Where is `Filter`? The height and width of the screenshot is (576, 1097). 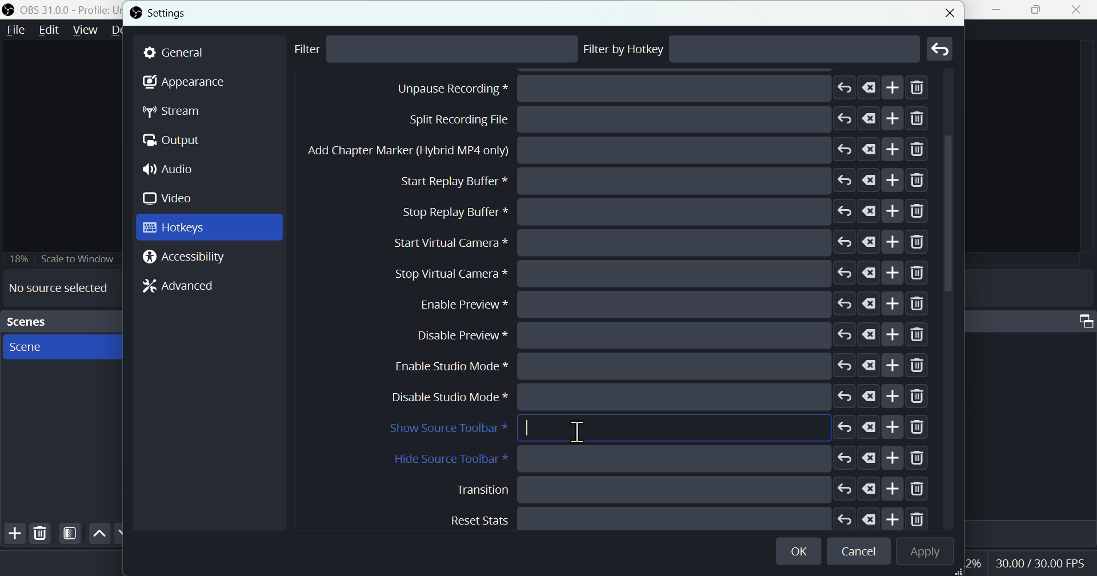 Filter is located at coordinates (70, 534).